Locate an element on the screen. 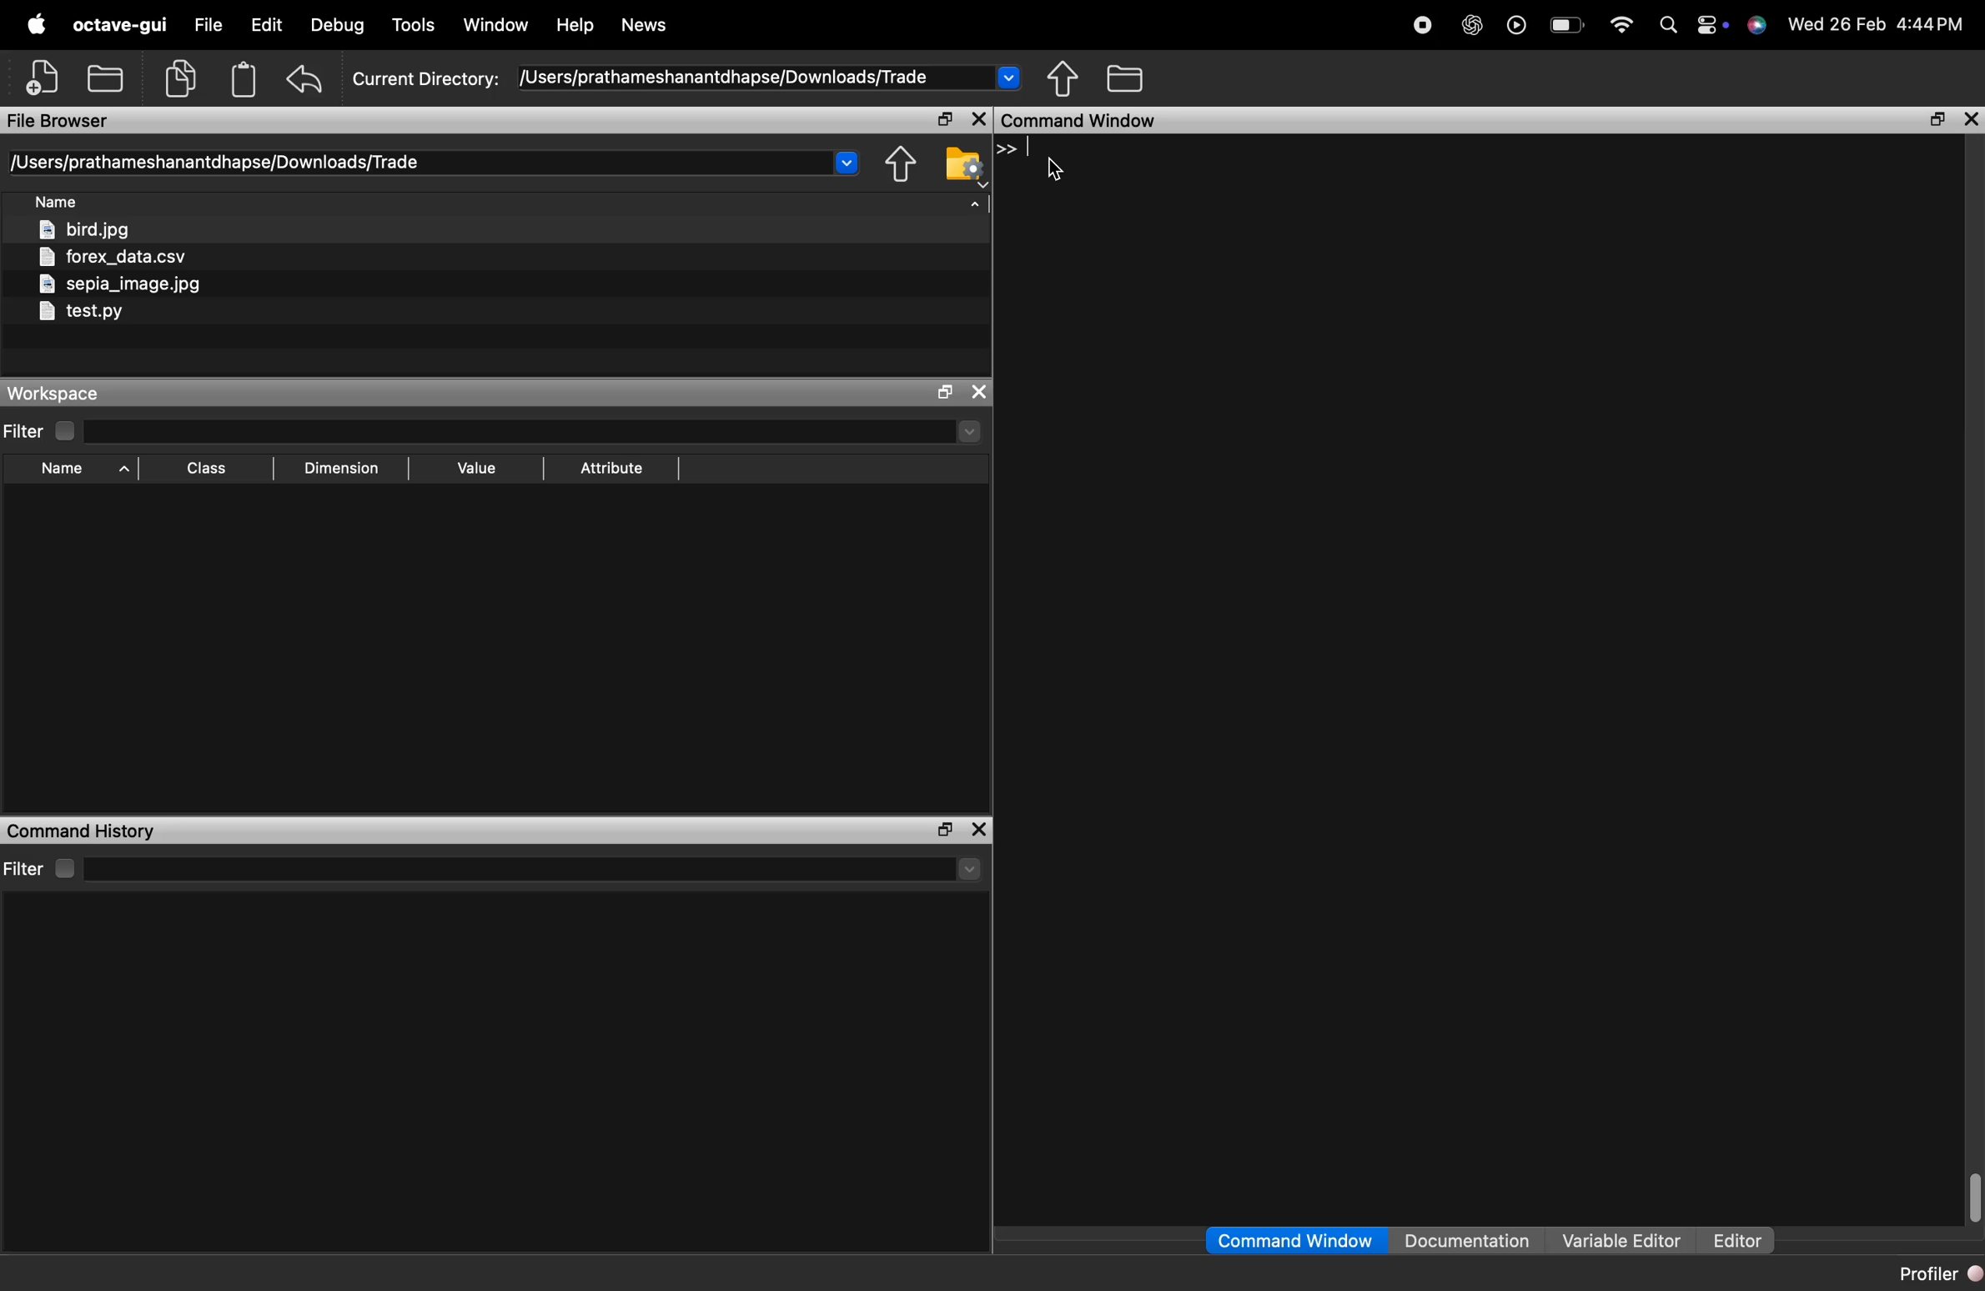 This screenshot has width=1985, height=1291. Workspace is located at coordinates (51, 394).